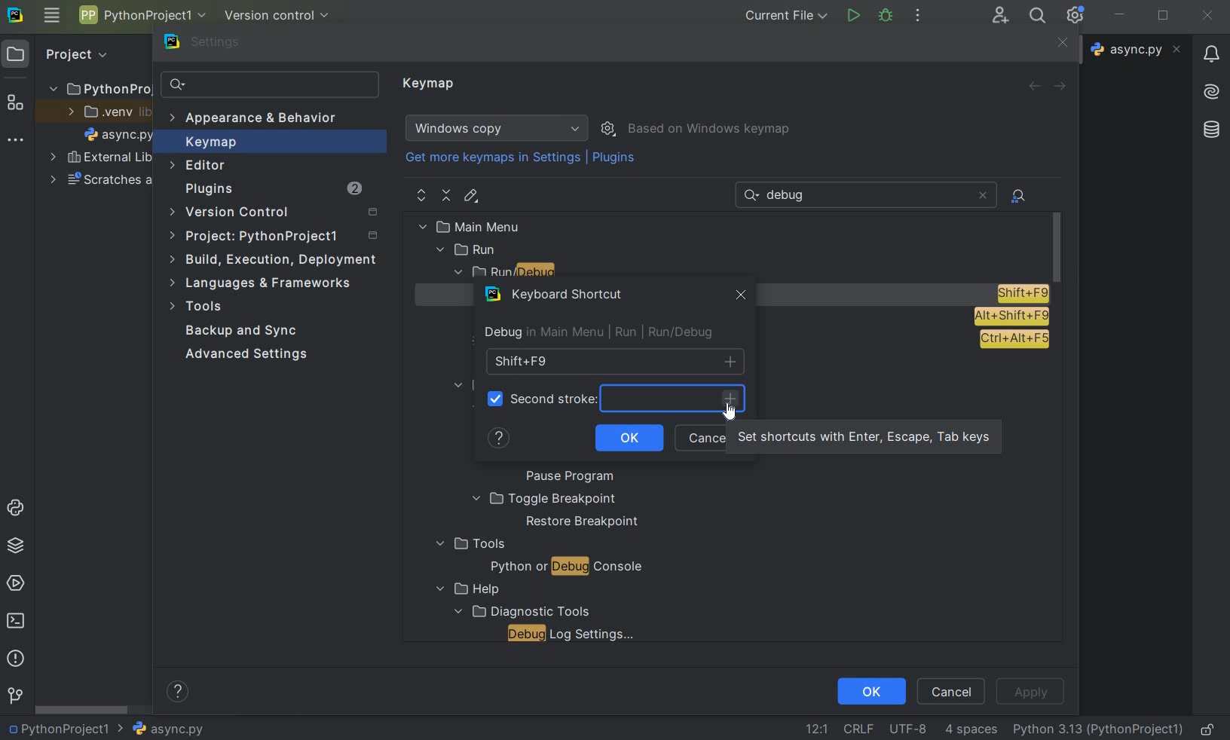 This screenshot has width=1230, height=740. Describe the element at coordinates (628, 439) in the screenshot. I see `ok` at that location.